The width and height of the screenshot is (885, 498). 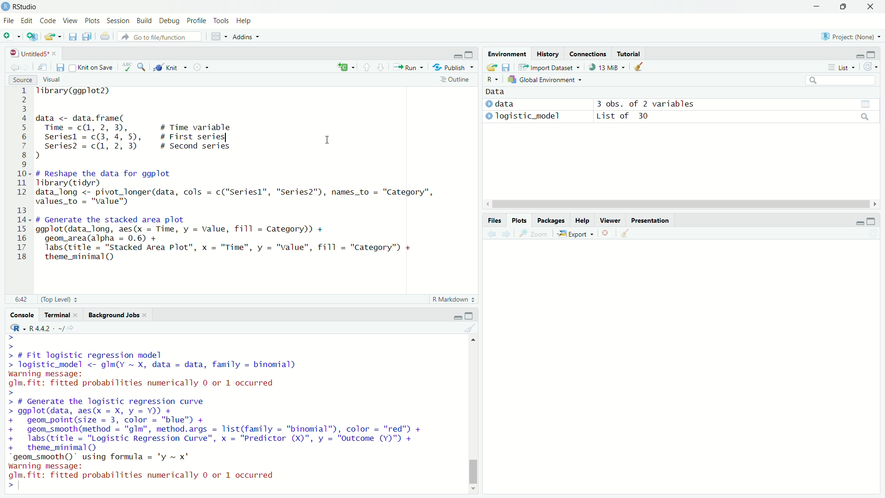 What do you see at coordinates (507, 68) in the screenshot?
I see `files` at bounding box center [507, 68].